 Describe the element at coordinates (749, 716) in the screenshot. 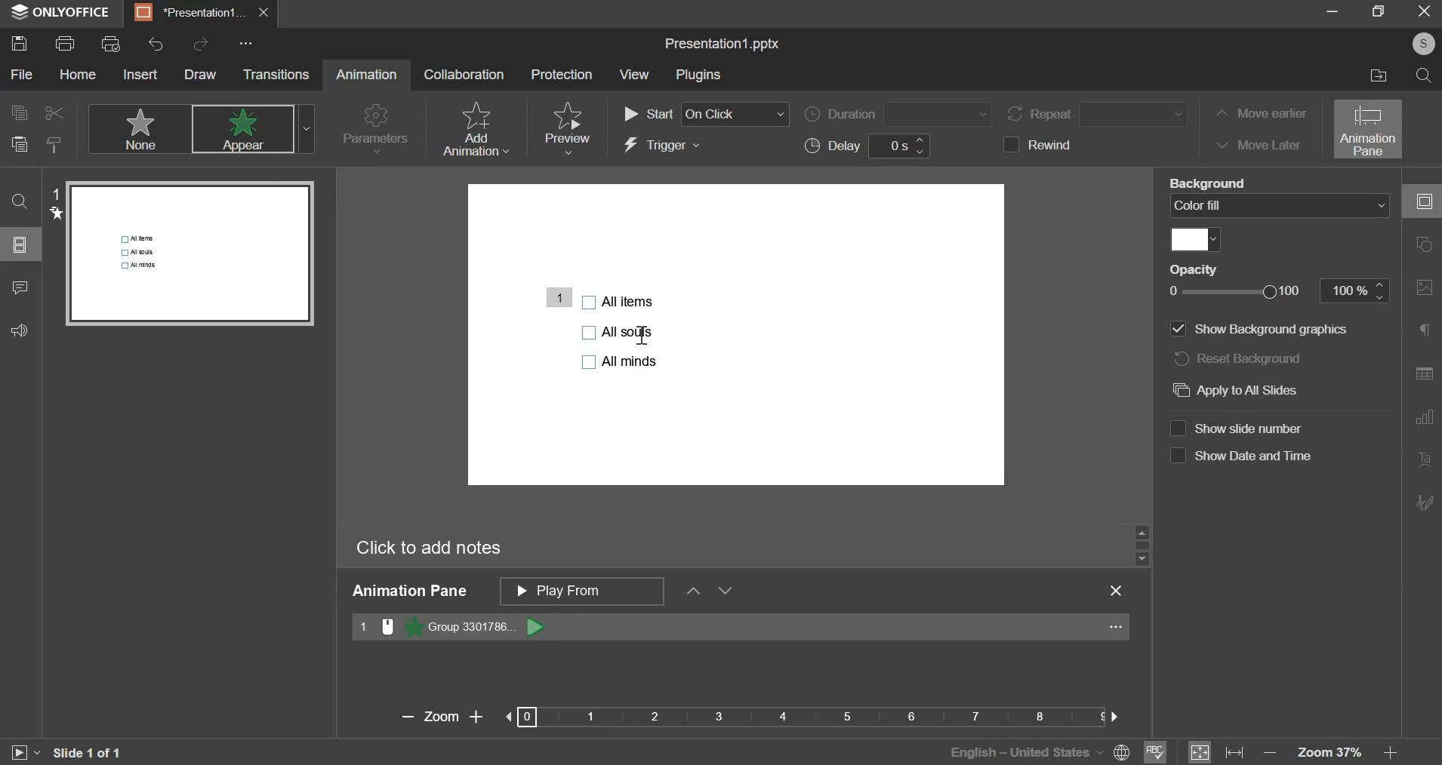

I see `zoom` at that location.